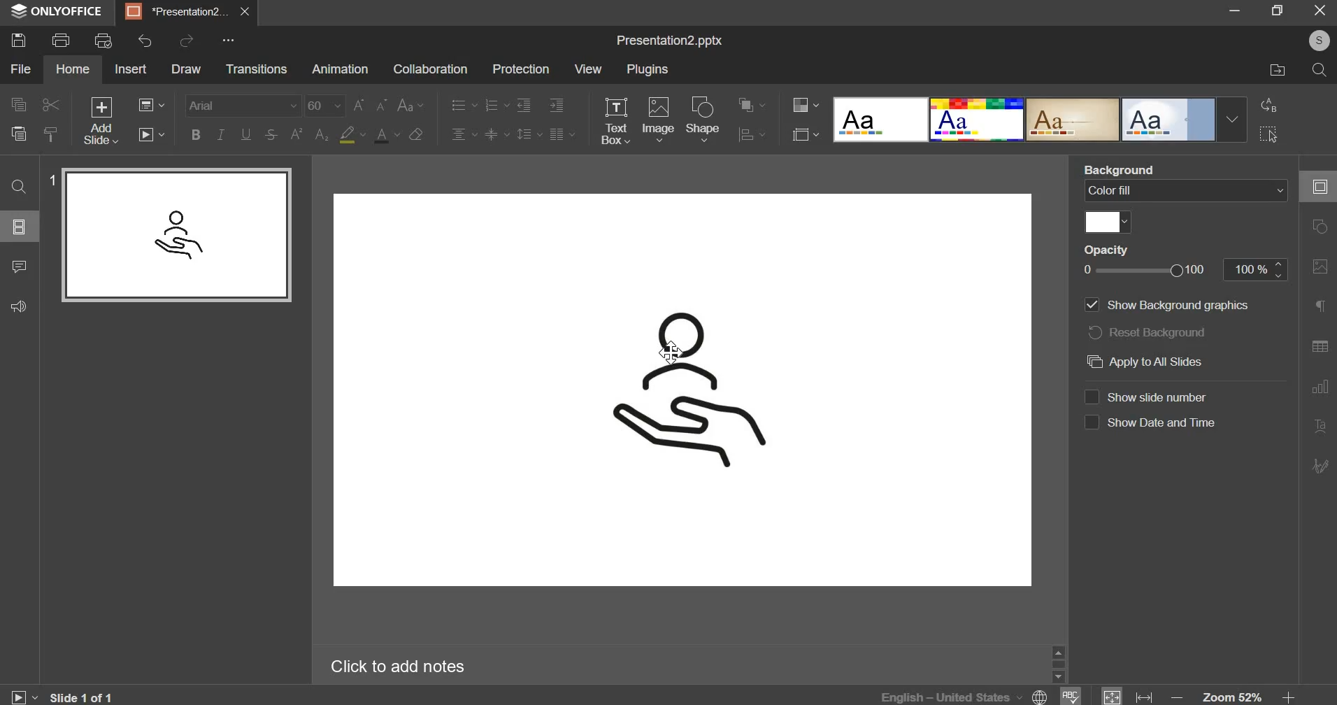 Image resolution: width=1337 pixels, height=705 pixels. What do you see at coordinates (187, 40) in the screenshot?
I see `redo` at bounding box center [187, 40].